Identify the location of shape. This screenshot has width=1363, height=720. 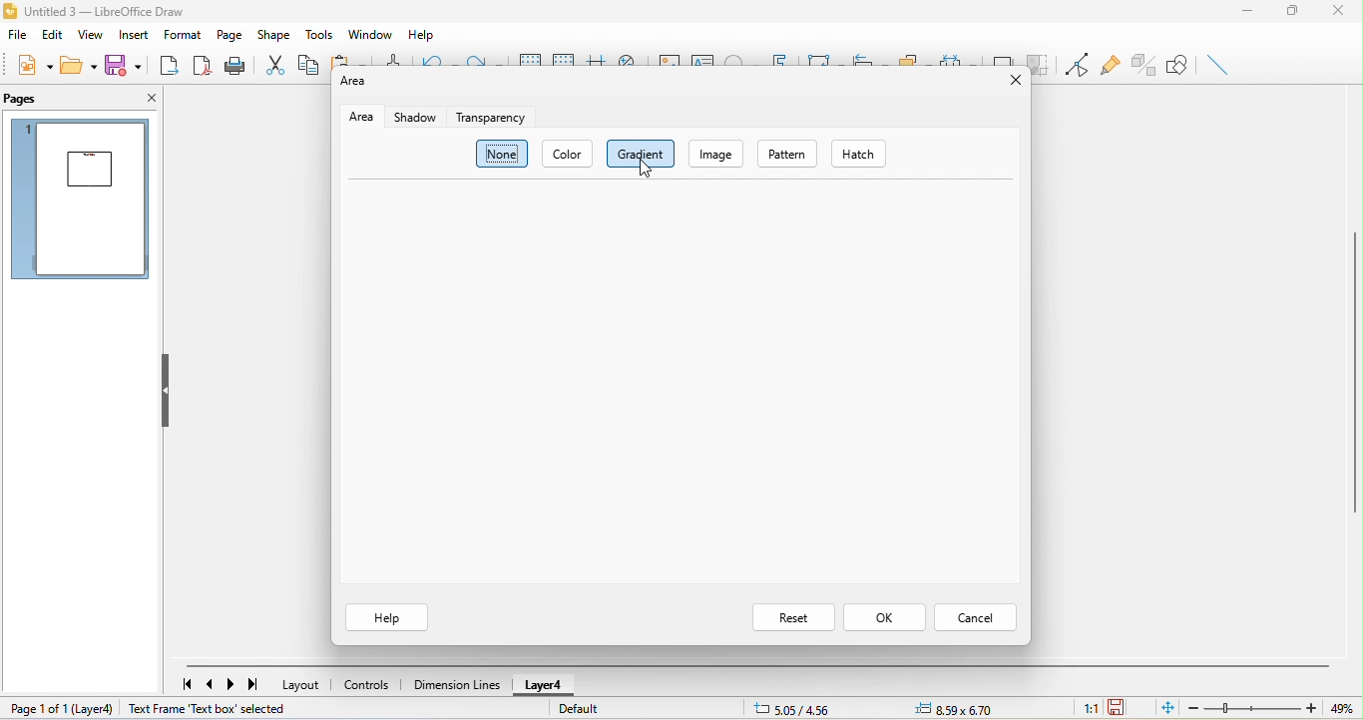
(272, 33).